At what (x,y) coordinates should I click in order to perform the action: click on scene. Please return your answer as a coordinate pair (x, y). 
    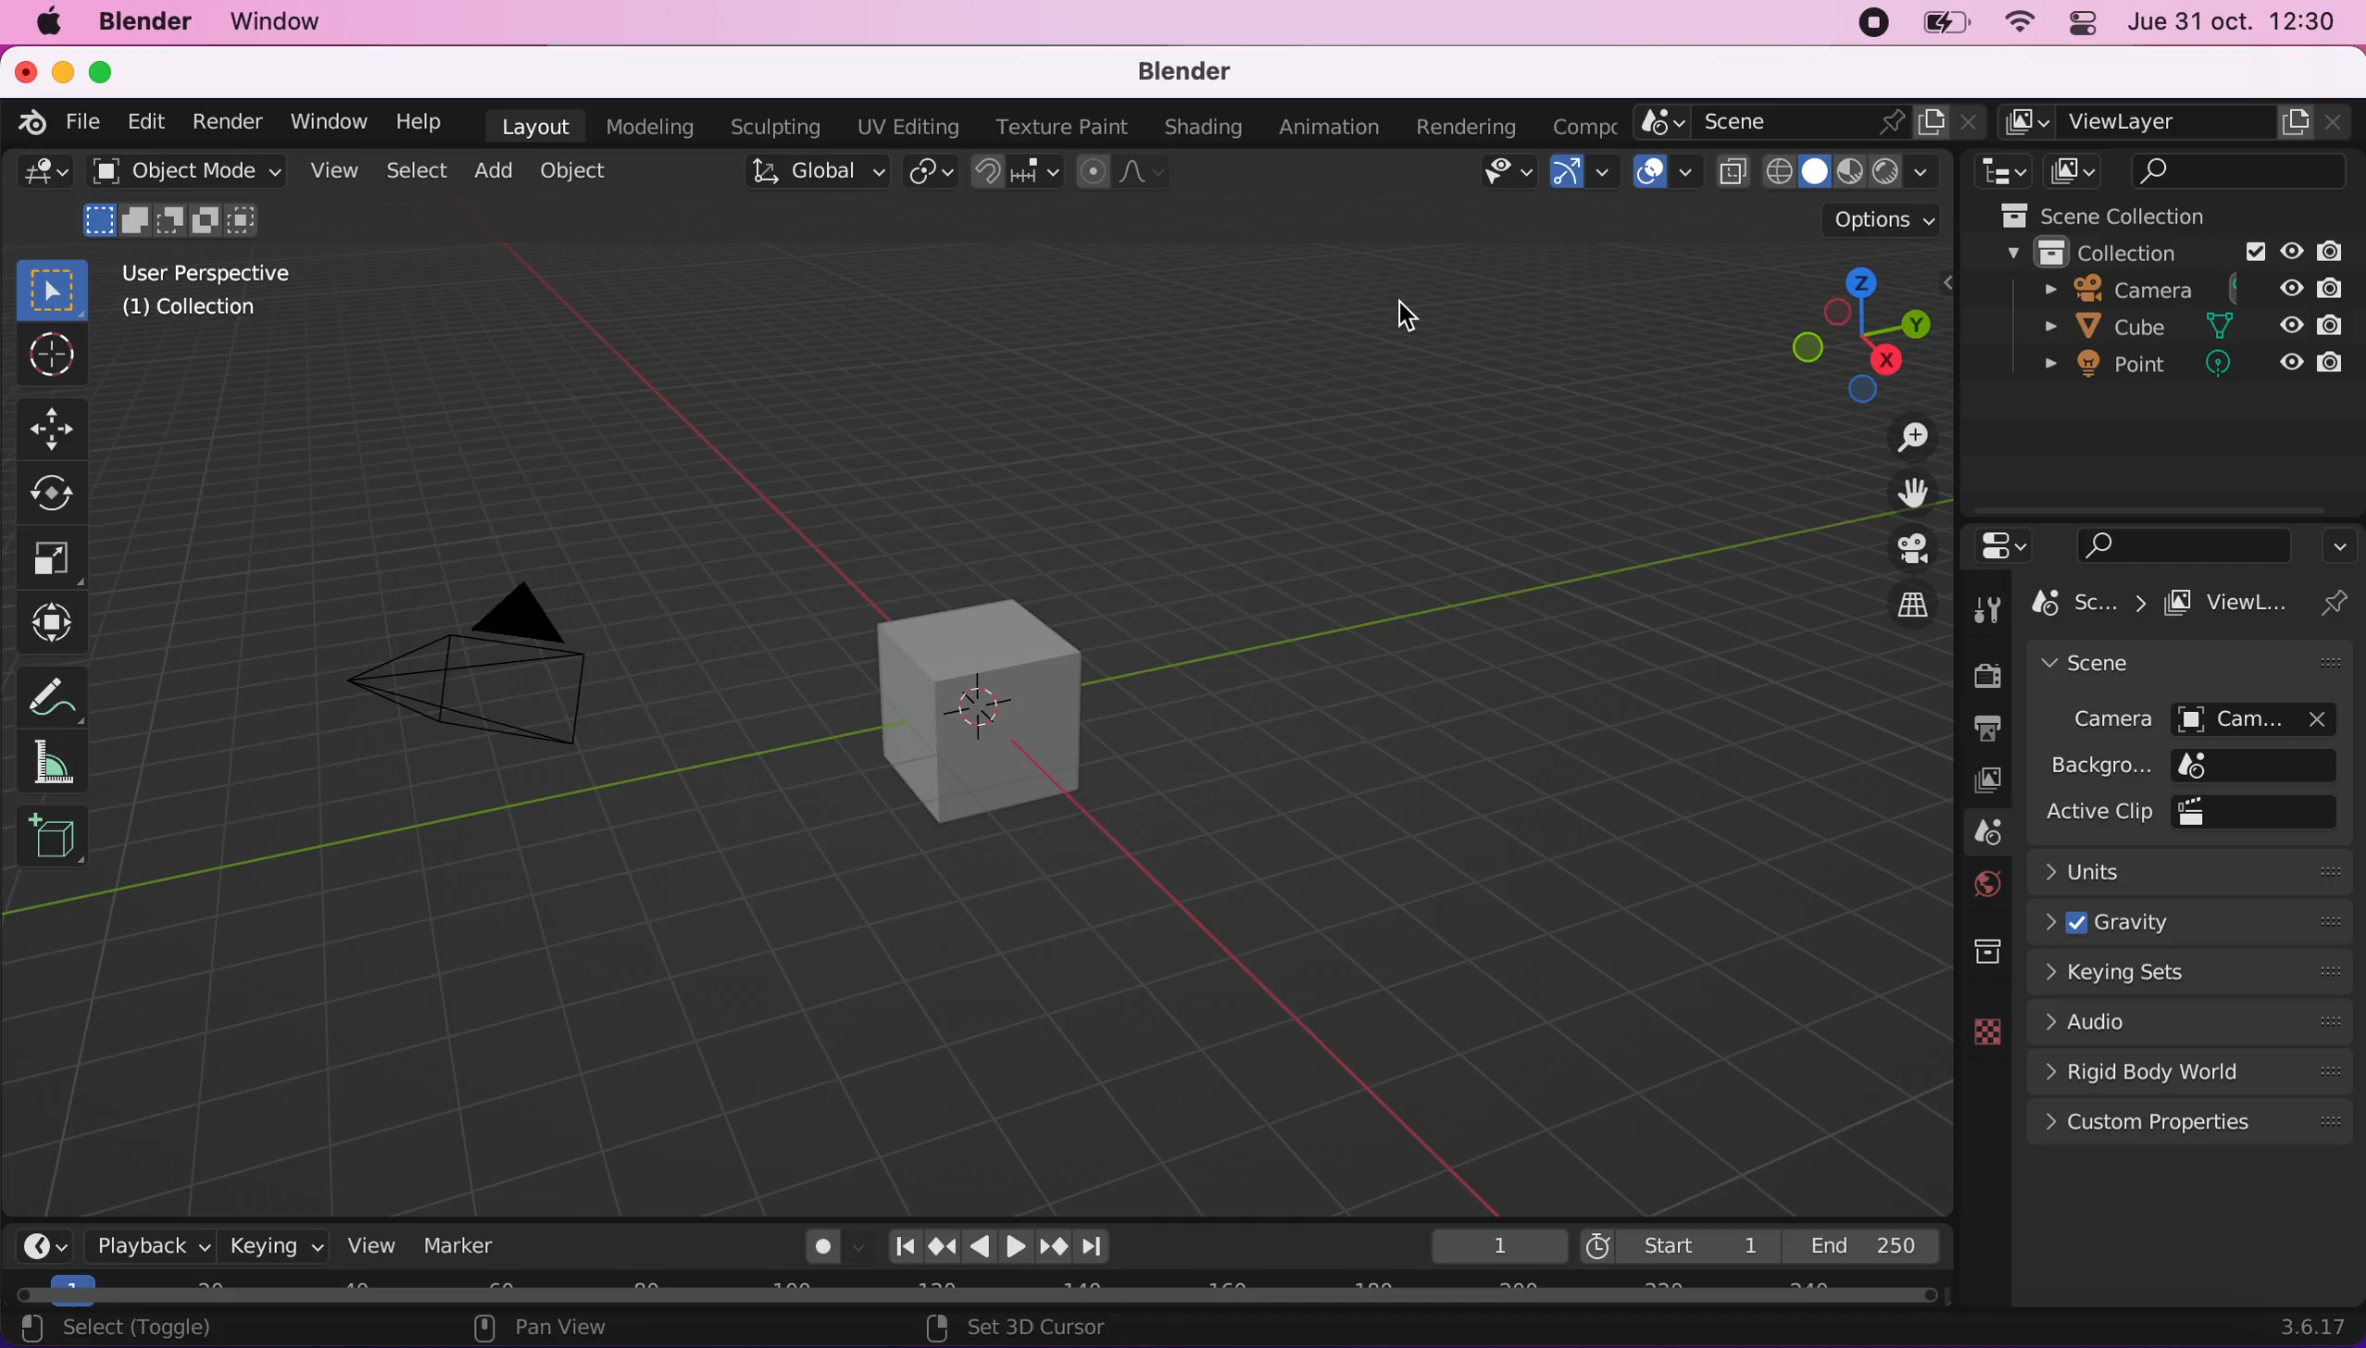
    Looking at the image, I should click on (2177, 665).